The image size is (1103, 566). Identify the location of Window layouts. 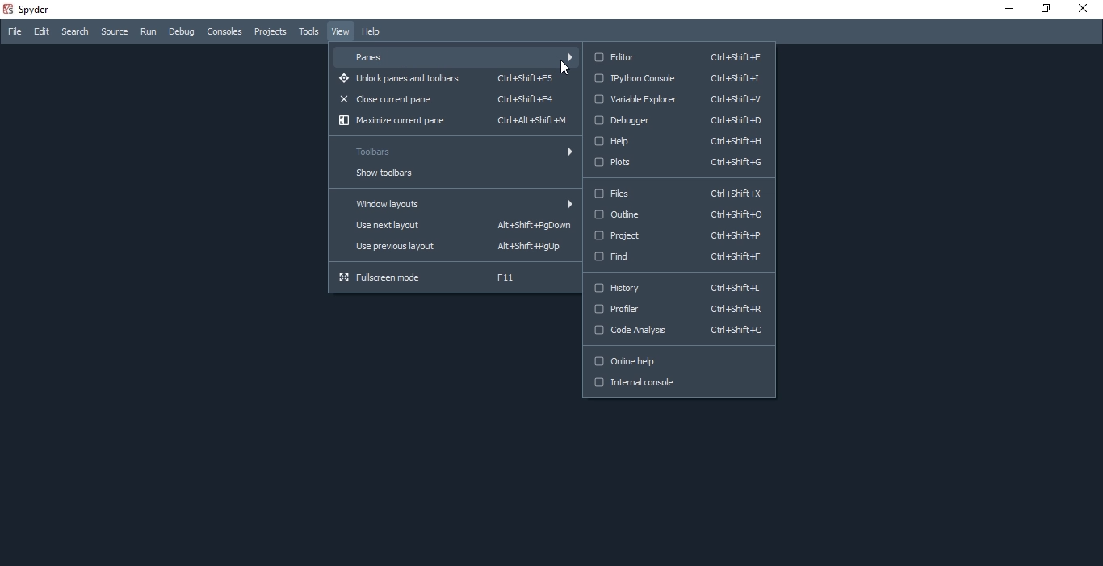
(452, 202).